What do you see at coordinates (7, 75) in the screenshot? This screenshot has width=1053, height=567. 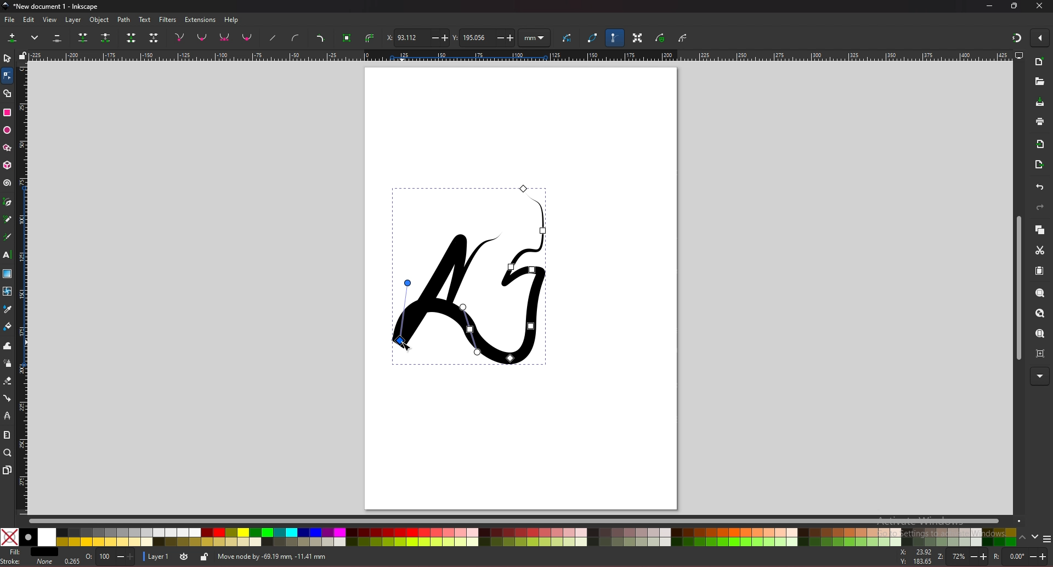 I see `node` at bounding box center [7, 75].